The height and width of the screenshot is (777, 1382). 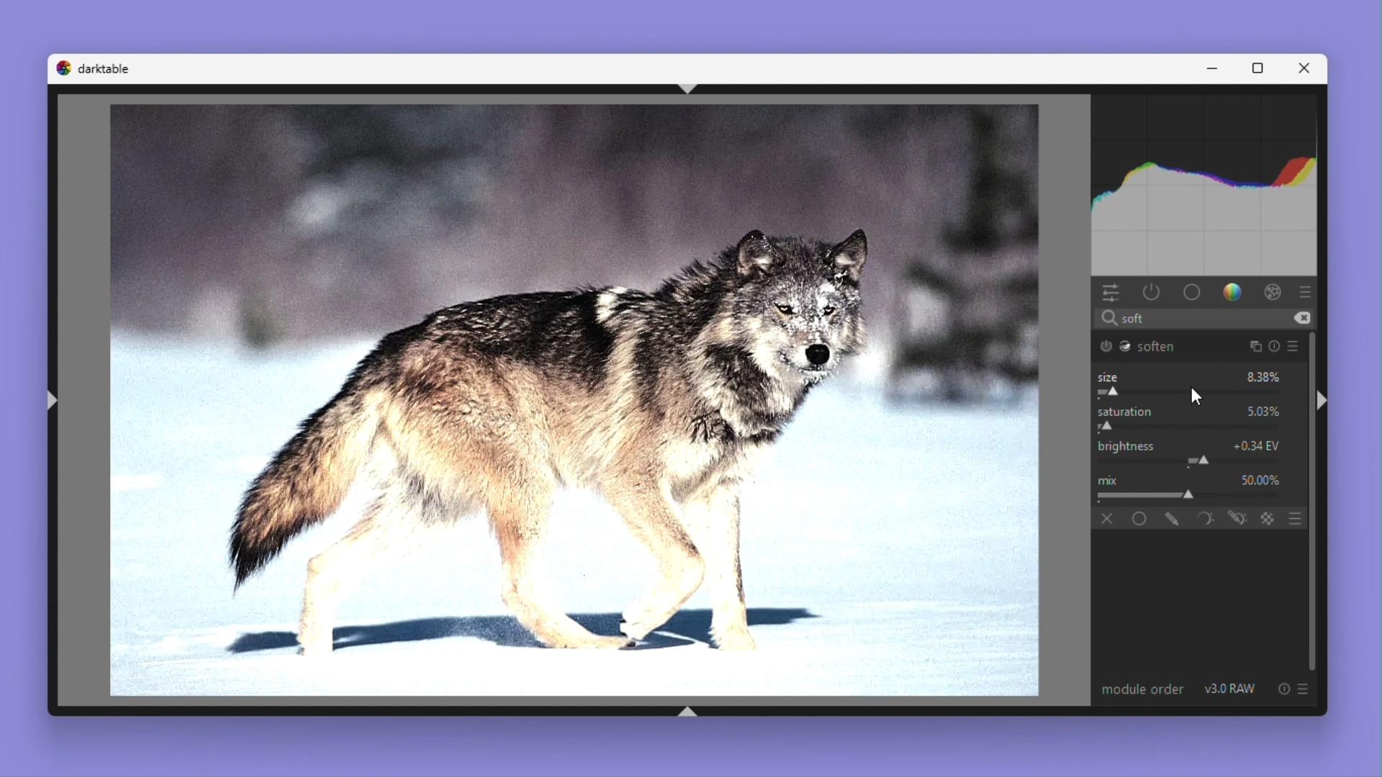 What do you see at coordinates (697, 89) in the screenshot?
I see `shift+ctrl+t` at bounding box center [697, 89].